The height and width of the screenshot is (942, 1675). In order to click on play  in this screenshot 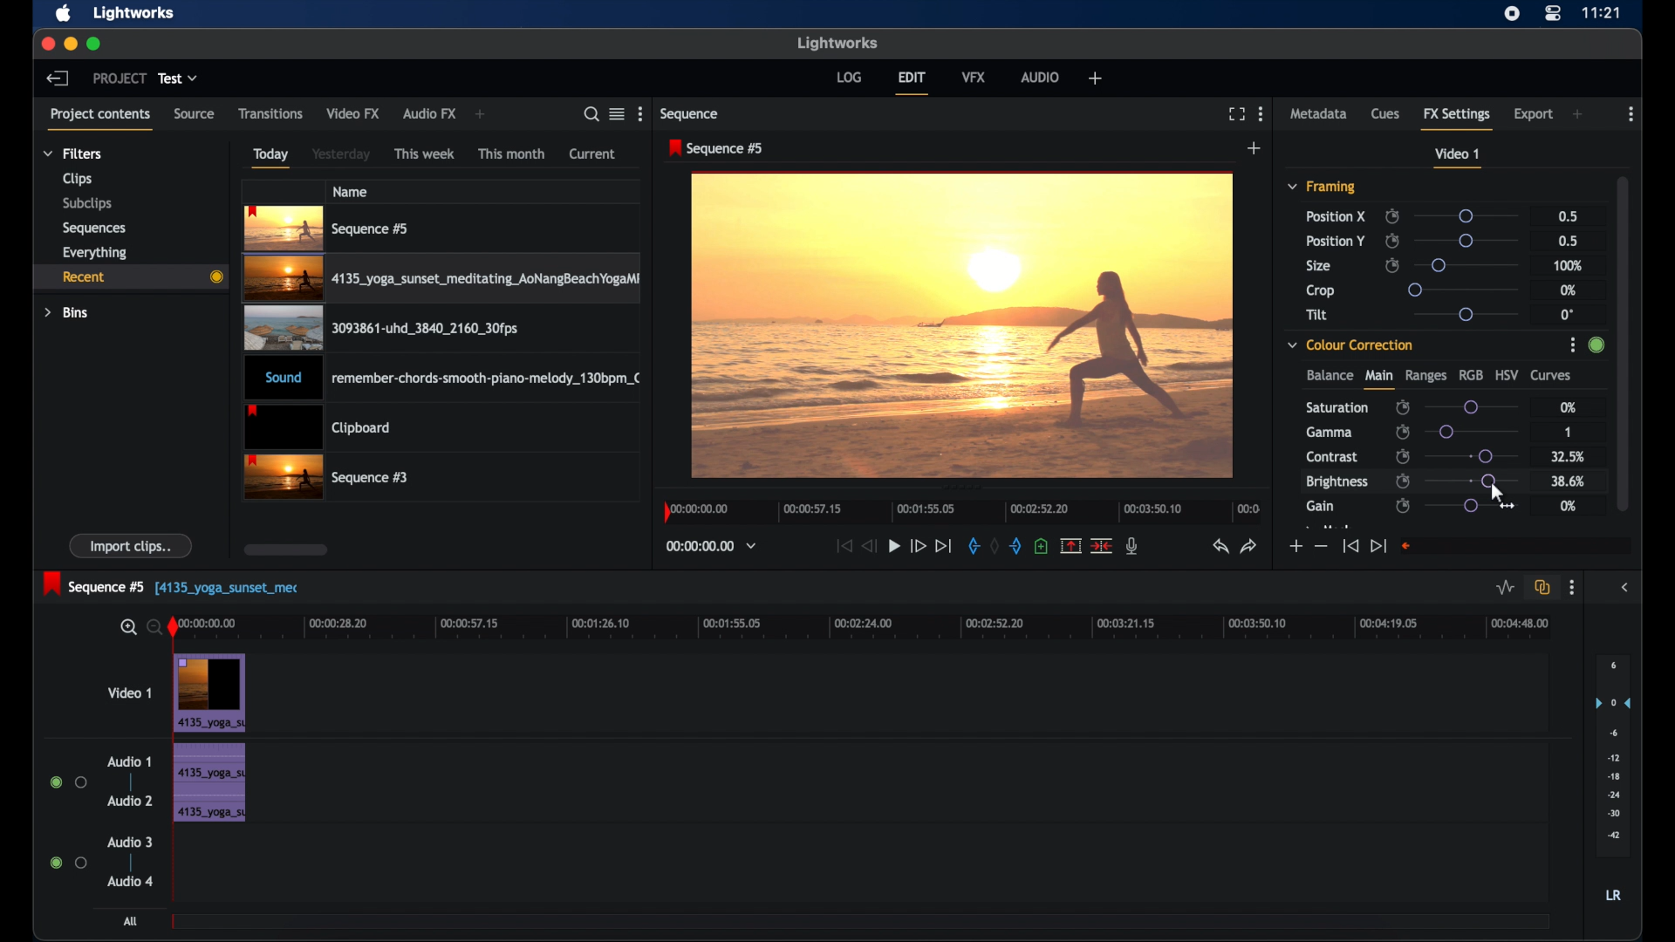, I will do `click(894, 547)`.